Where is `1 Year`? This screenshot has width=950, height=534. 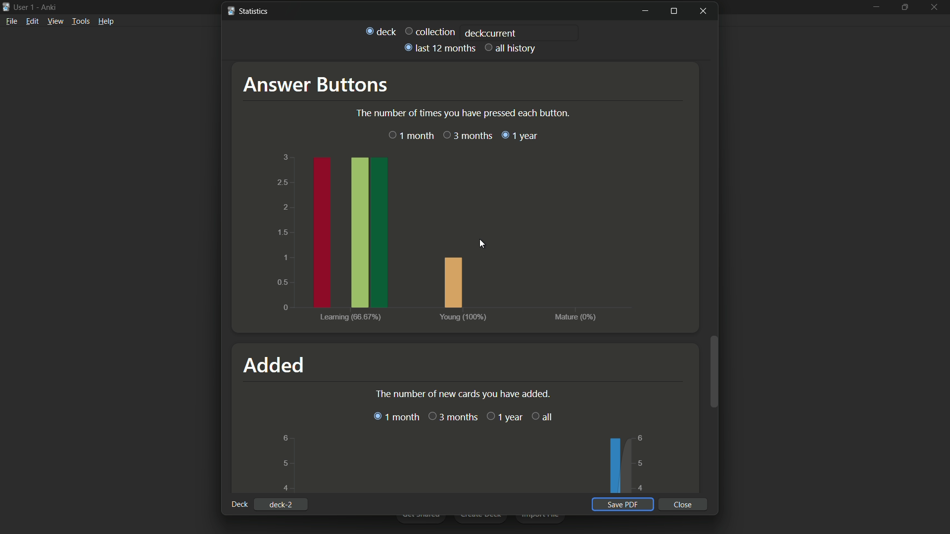
1 Year is located at coordinates (521, 136).